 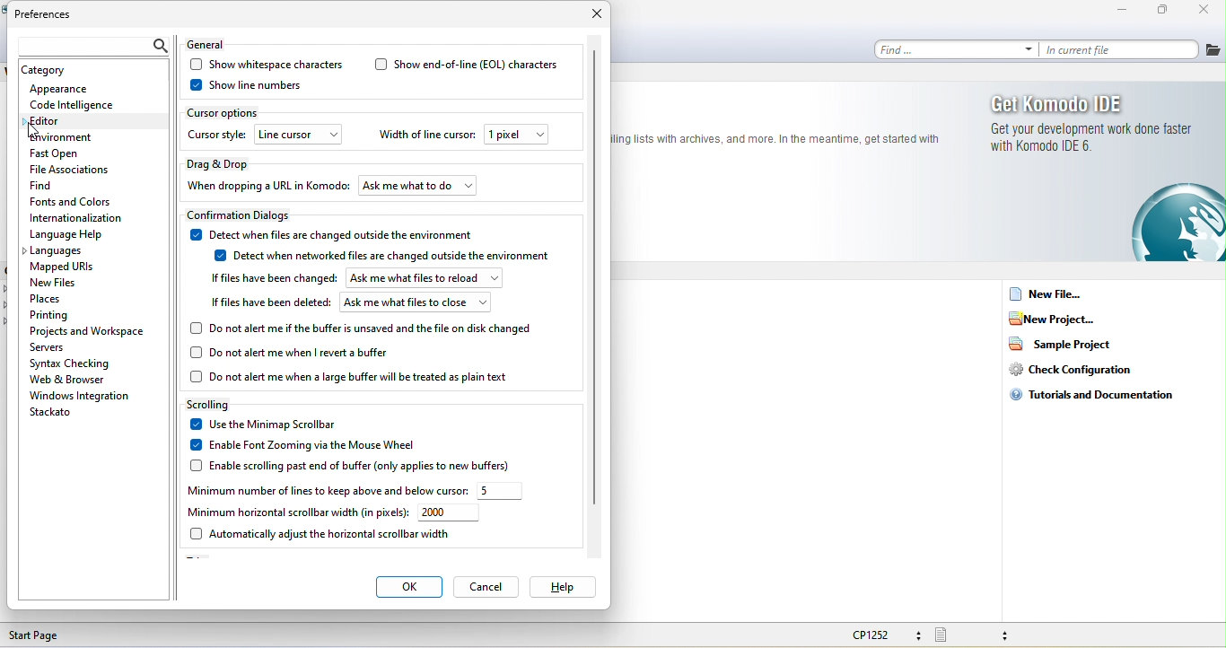 What do you see at coordinates (360, 465) in the screenshot?
I see `enable scrolling past end of buffer` at bounding box center [360, 465].